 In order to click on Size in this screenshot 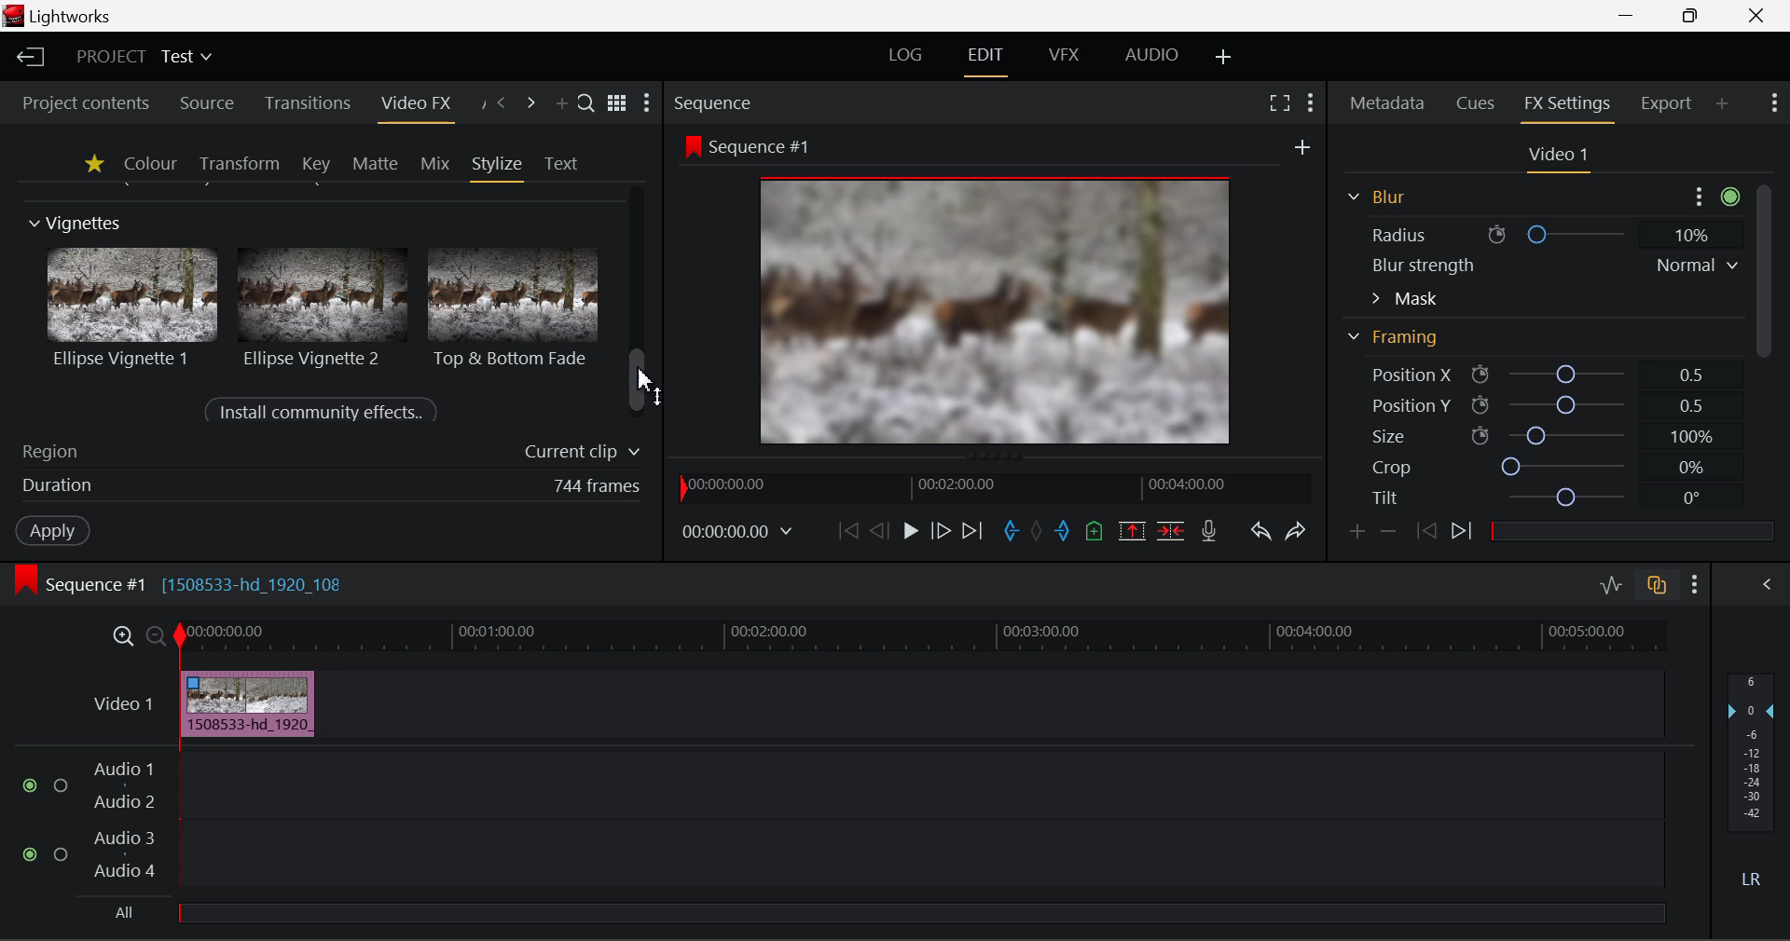, I will do `click(1537, 435)`.